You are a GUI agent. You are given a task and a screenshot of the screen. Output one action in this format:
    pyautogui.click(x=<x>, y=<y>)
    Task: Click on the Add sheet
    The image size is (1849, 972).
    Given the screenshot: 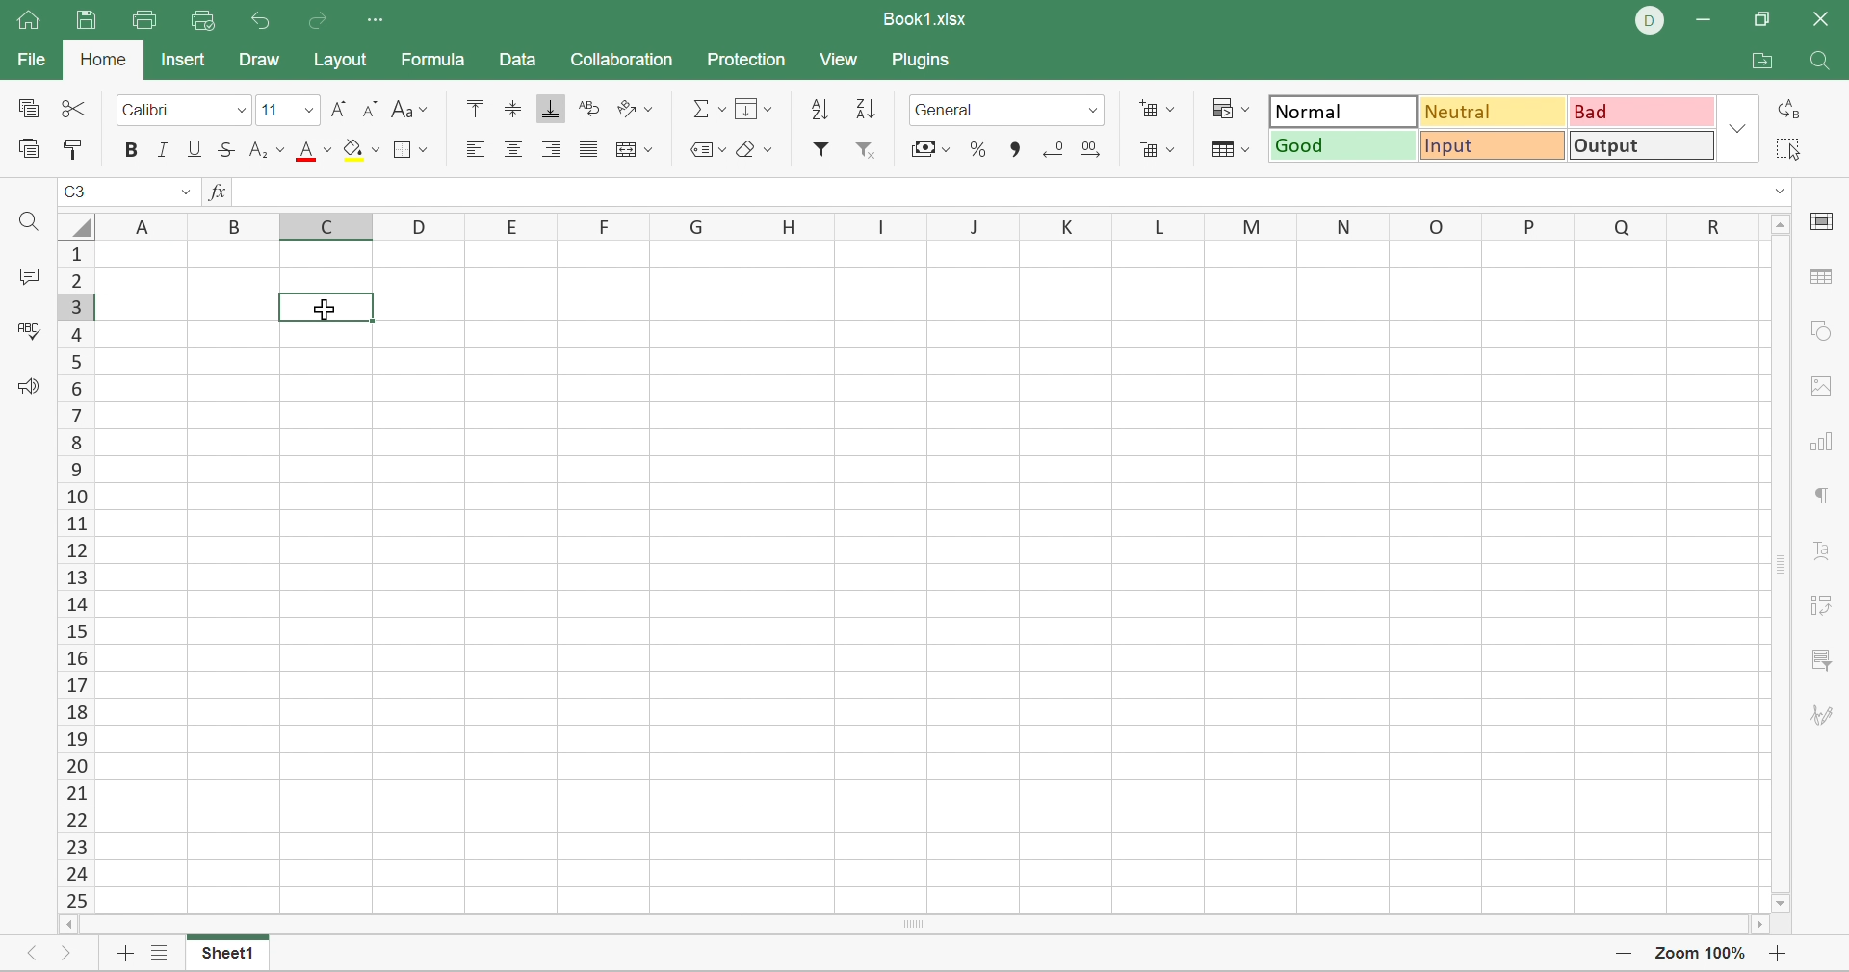 What is the action you would take?
    pyautogui.click(x=123, y=955)
    